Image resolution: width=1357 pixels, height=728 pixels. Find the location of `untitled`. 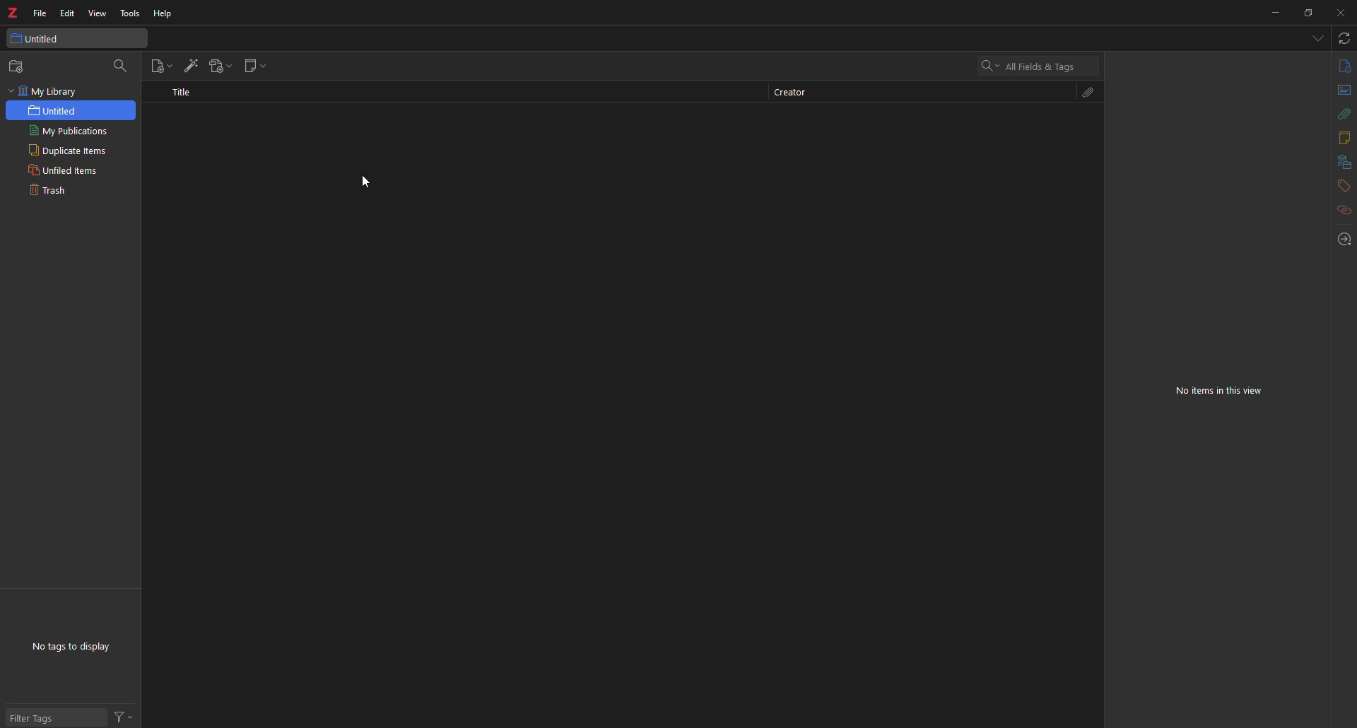

untitled is located at coordinates (55, 112).